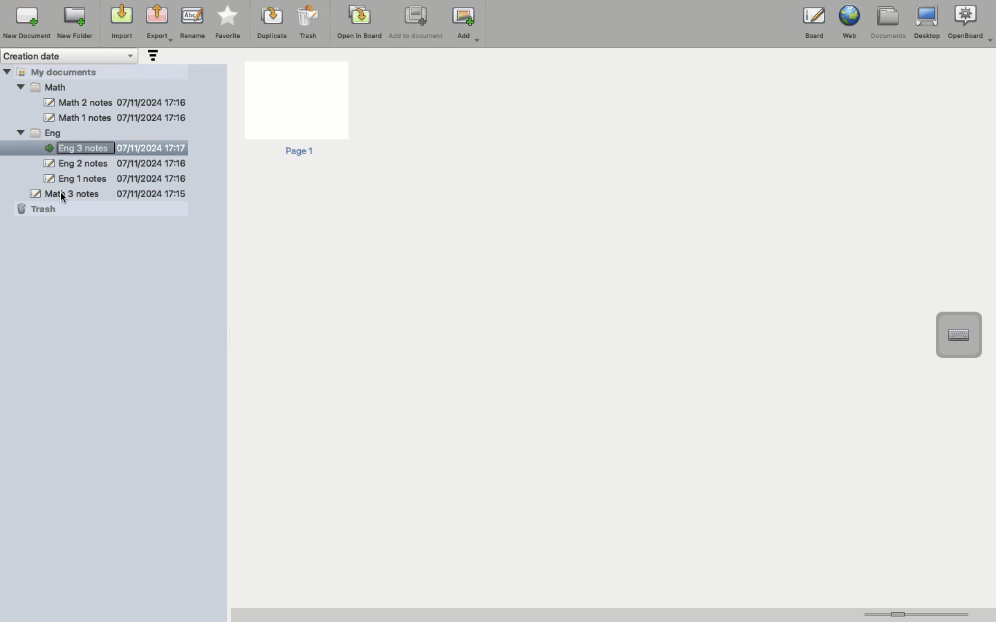  I want to click on Export, so click(159, 24).